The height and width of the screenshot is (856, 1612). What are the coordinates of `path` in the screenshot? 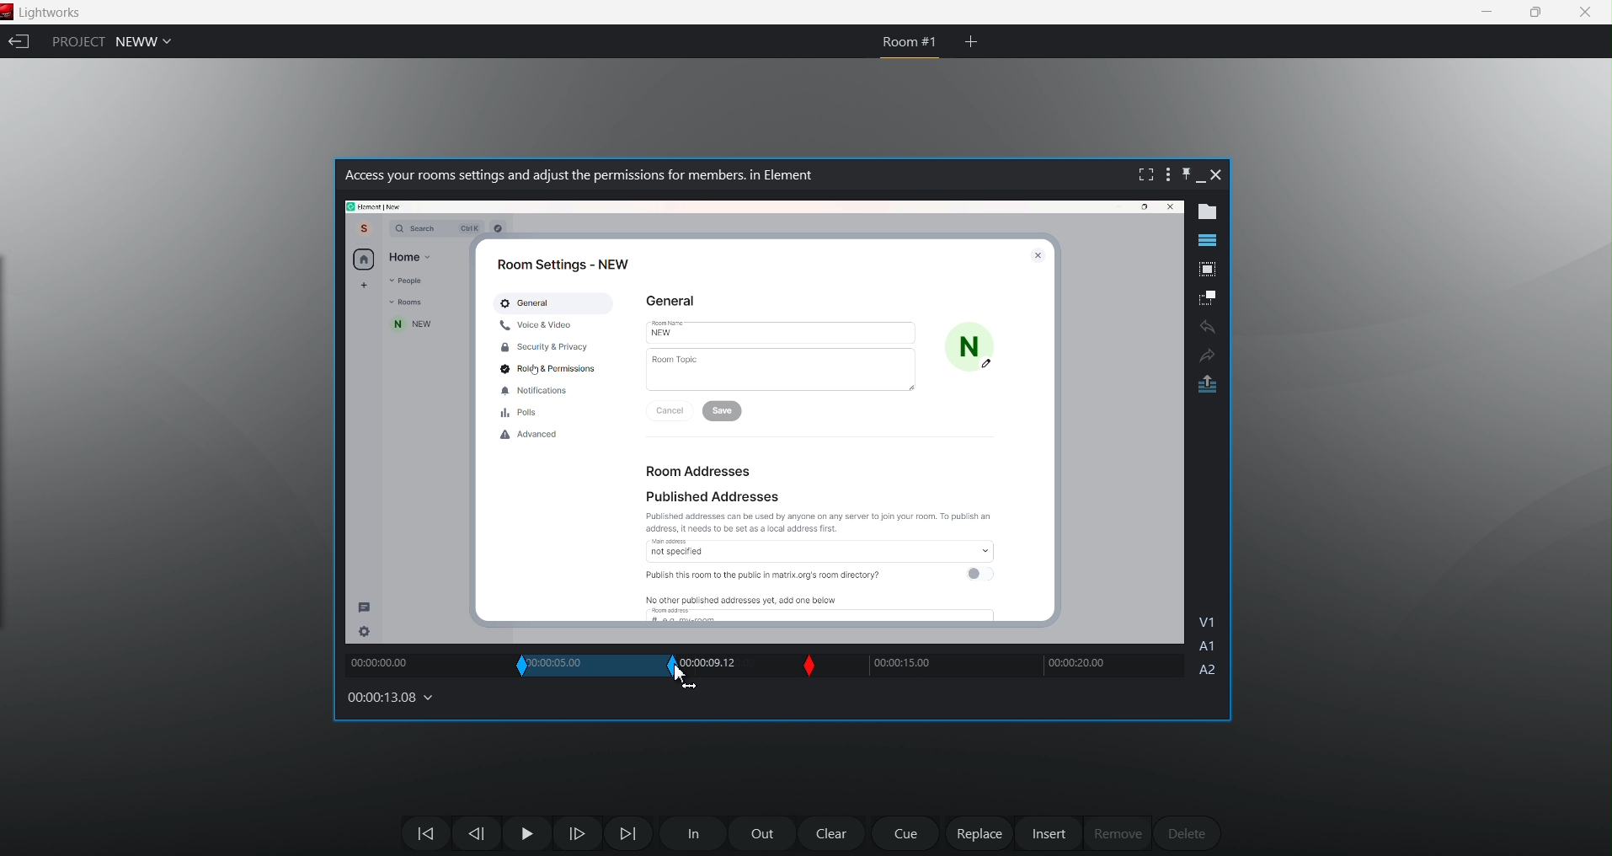 It's located at (374, 206).